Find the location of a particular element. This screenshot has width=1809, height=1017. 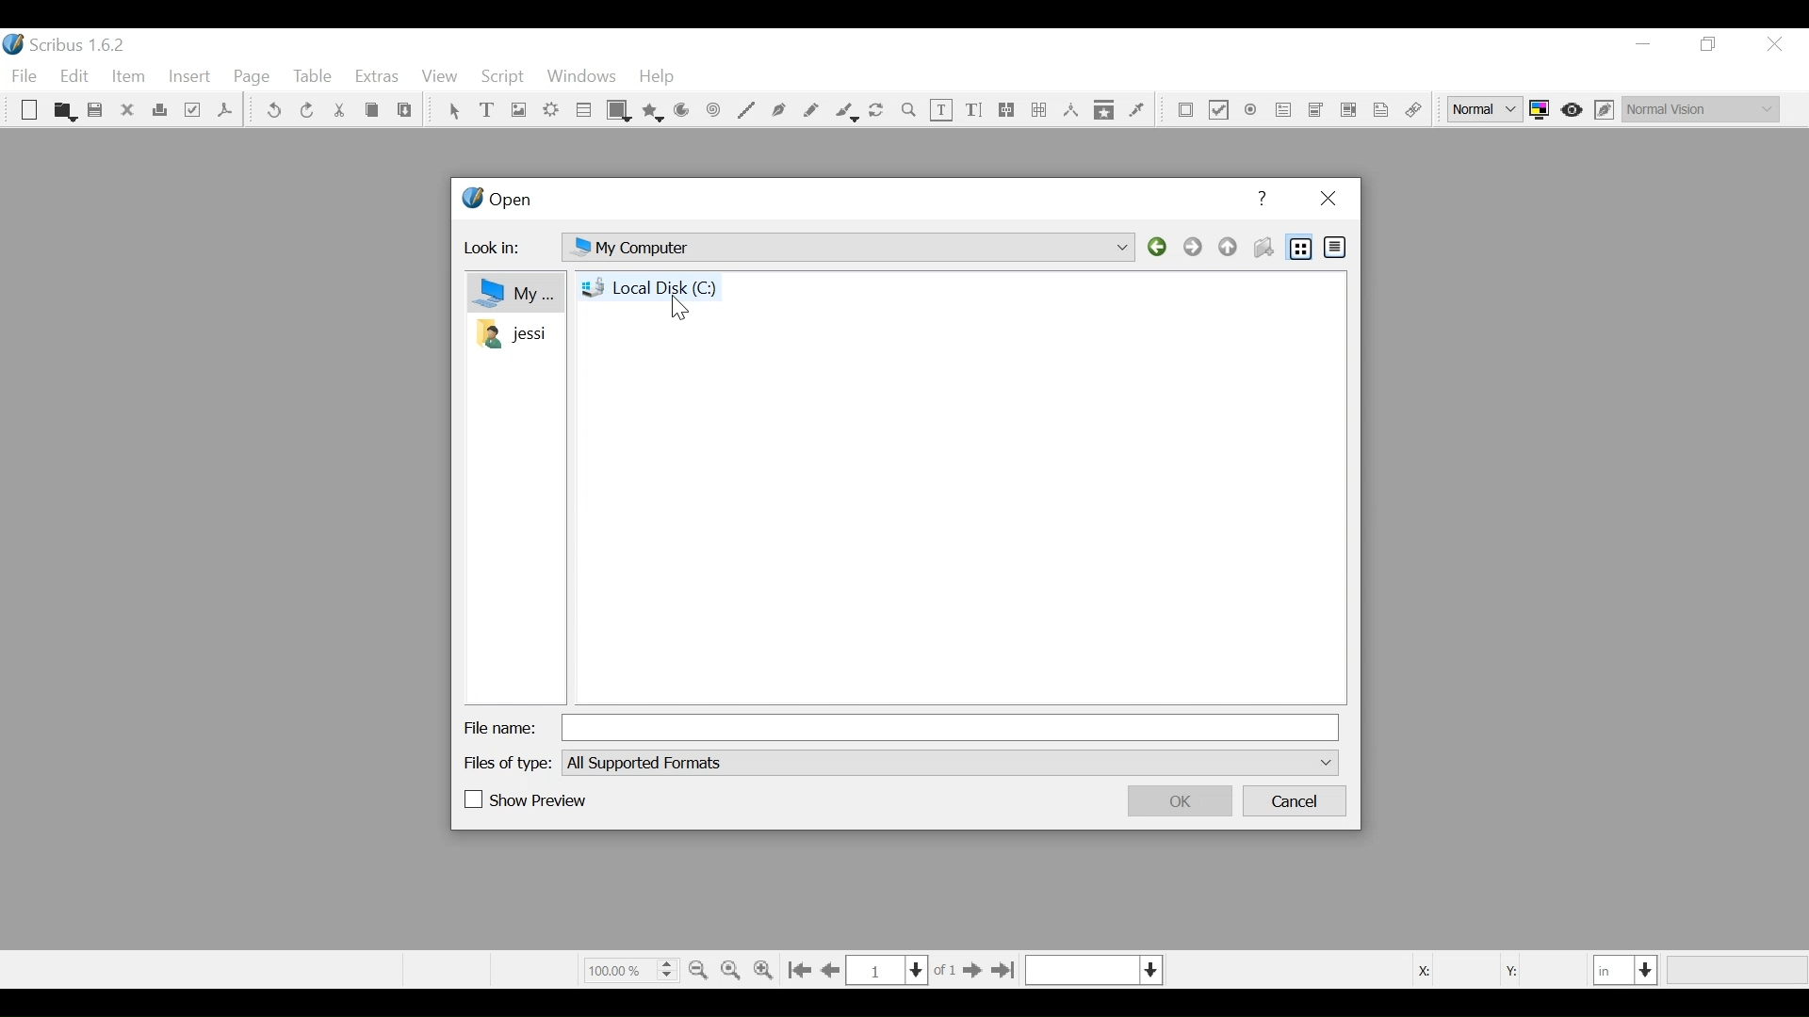

Coordinates is located at coordinates (1488, 969).